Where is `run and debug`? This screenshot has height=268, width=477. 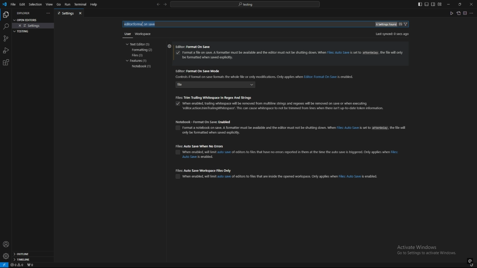
run and debug is located at coordinates (6, 50).